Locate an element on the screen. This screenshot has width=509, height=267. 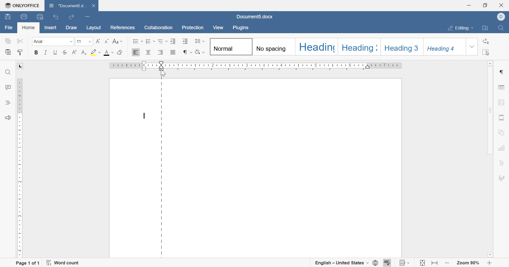
collaboration is located at coordinates (158, 27).